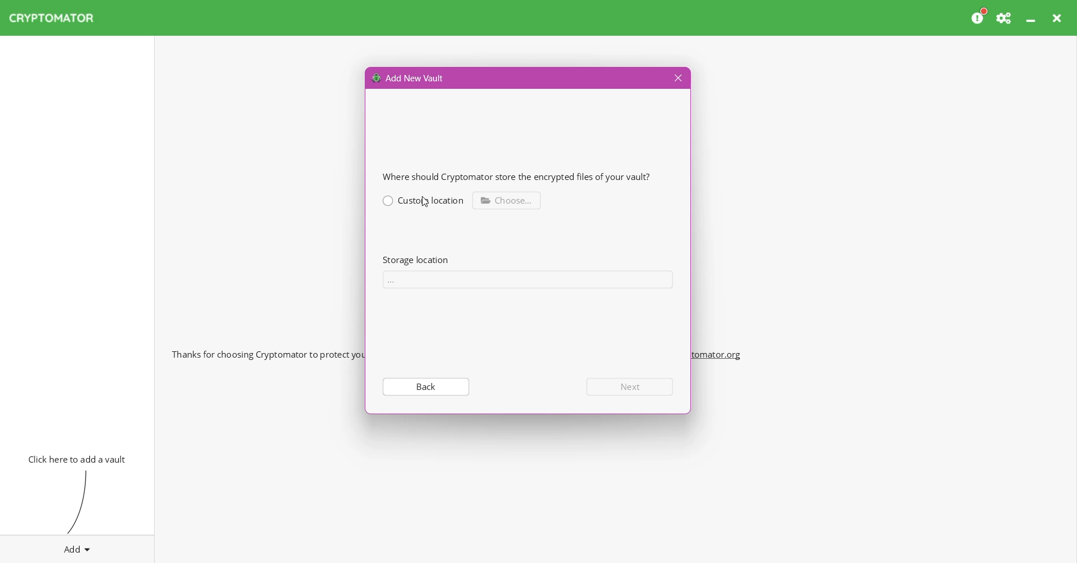  What do you see at coordinates (1005, 18) in the screenshot?
I see `Preferences` at bounding box center [1005, 18].